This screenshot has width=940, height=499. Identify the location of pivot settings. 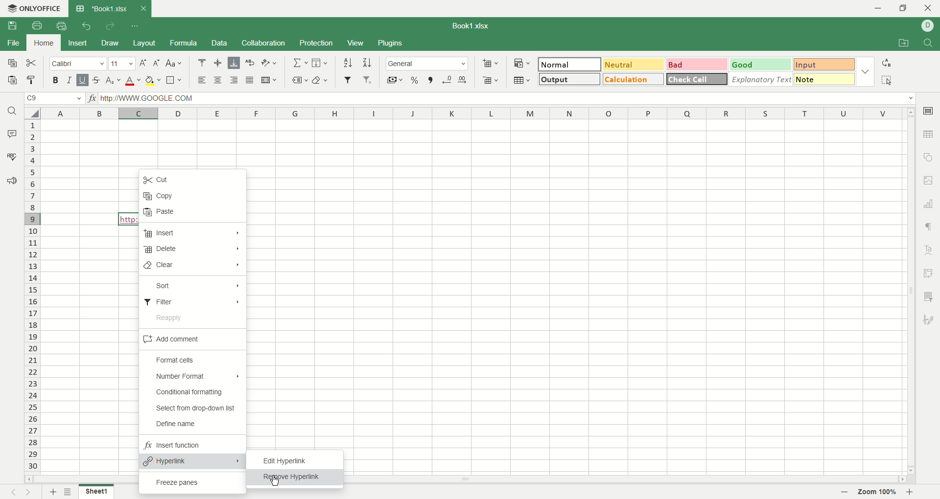
(928, 272).